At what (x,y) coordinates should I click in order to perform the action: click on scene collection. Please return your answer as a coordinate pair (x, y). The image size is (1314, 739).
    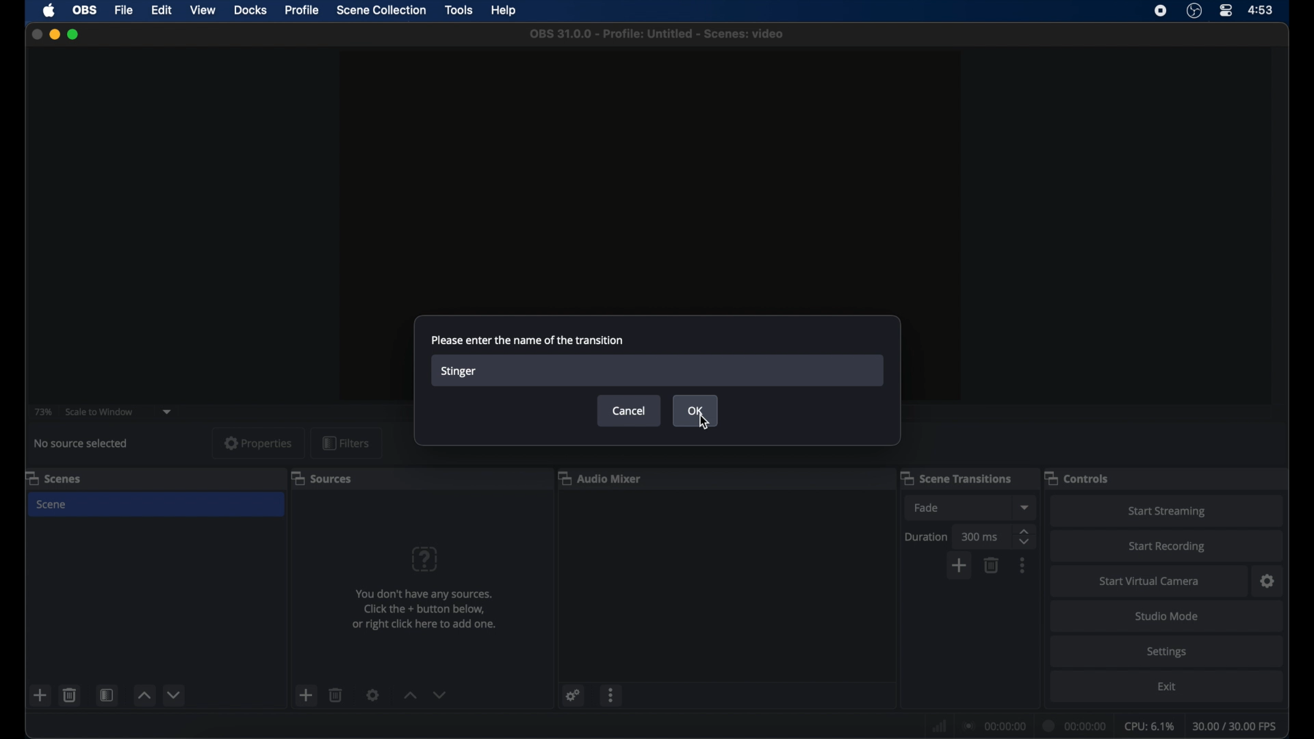
    Looking at the image, I should click on (383, 10).